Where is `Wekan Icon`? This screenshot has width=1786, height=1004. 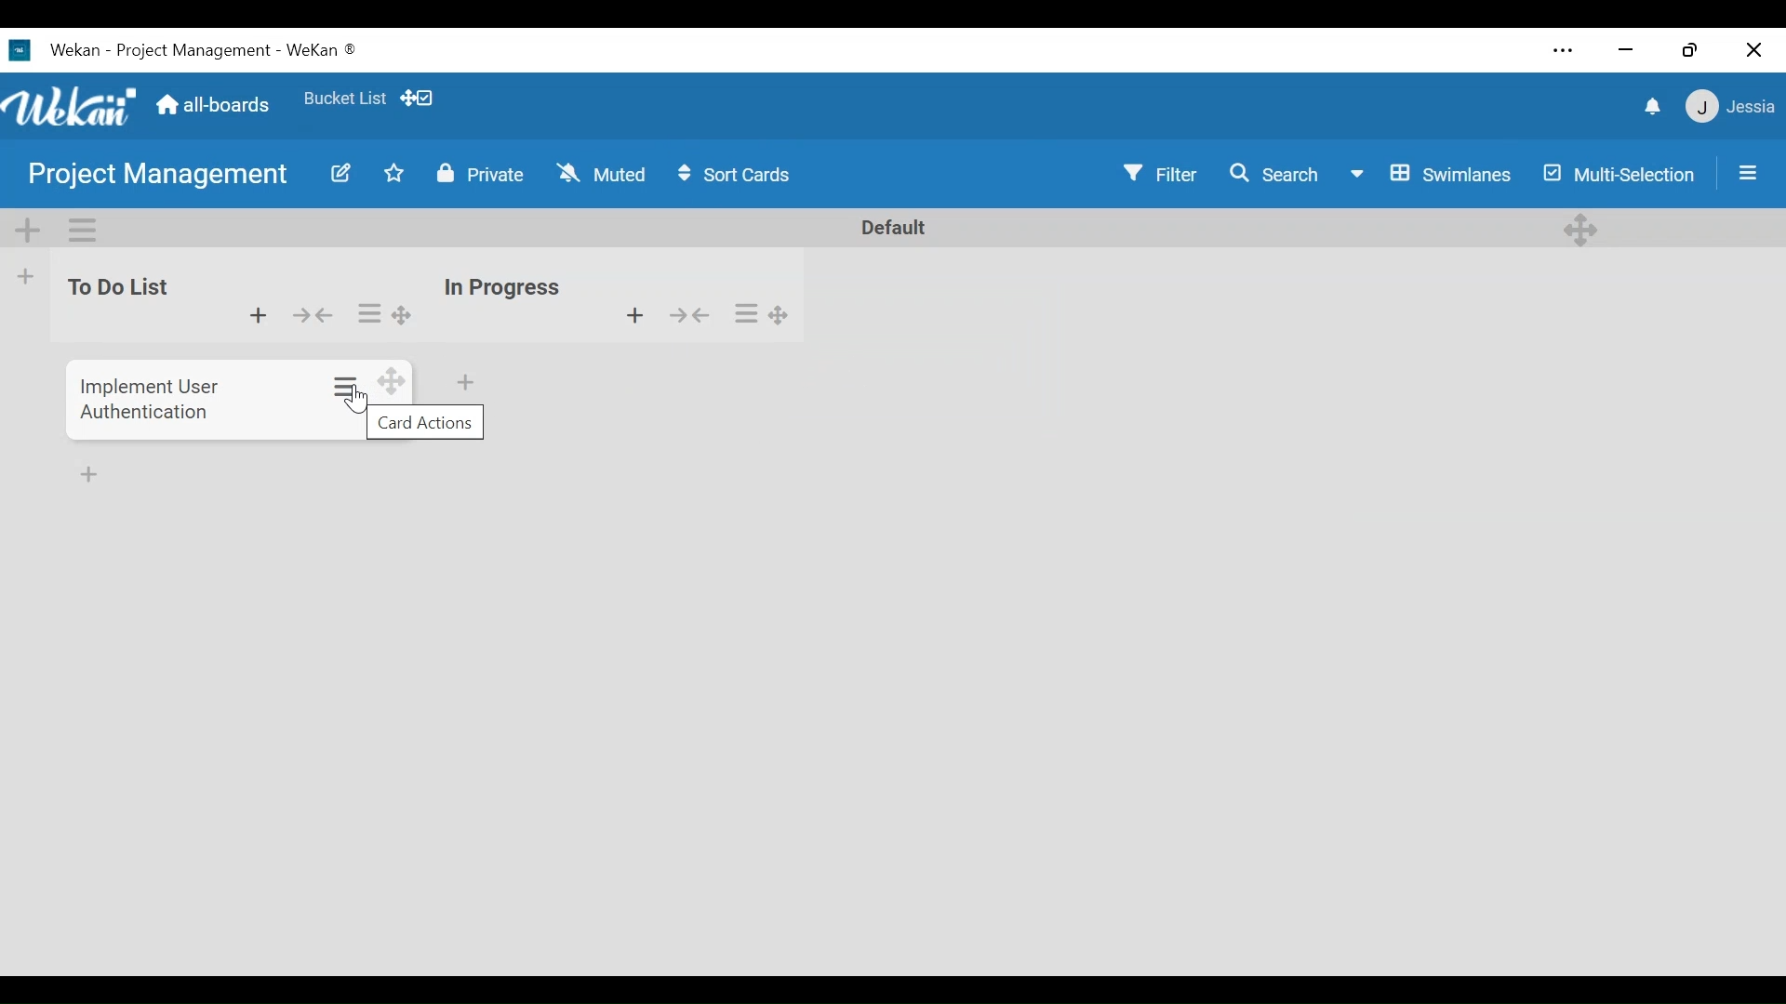
Wekan Icon is located at coordinates (74, 106).